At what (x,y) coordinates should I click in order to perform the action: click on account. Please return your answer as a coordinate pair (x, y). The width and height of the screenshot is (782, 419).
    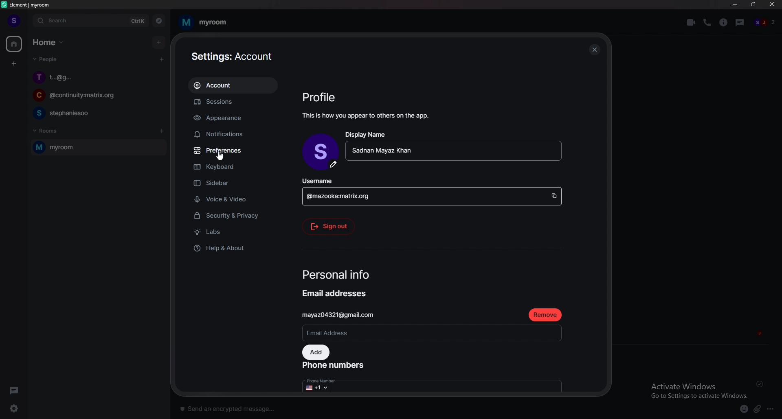
    Looking at the image, I should click on (232, 86).